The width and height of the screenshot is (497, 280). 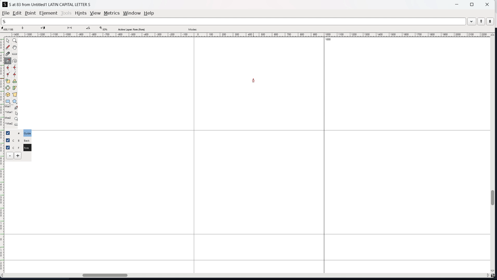 I want to click on curve point coordinate, so click(x=24, y=29).